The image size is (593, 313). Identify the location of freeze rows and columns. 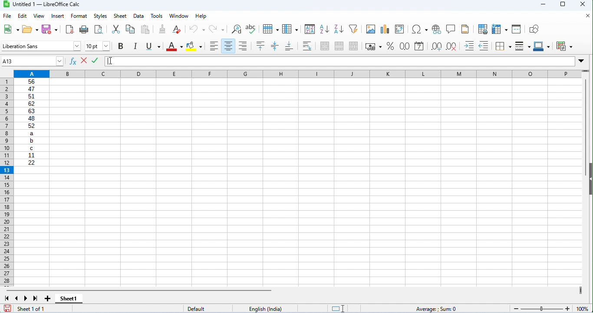
(499, 29).